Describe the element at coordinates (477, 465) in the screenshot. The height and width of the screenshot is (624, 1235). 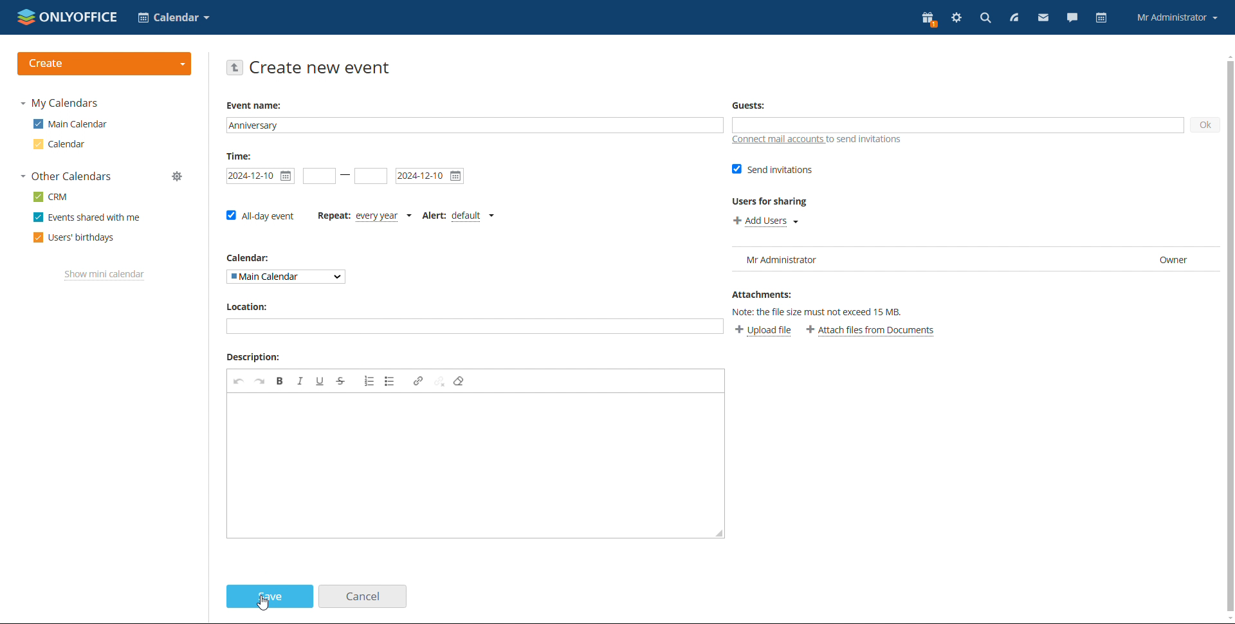
I see `` at that location.